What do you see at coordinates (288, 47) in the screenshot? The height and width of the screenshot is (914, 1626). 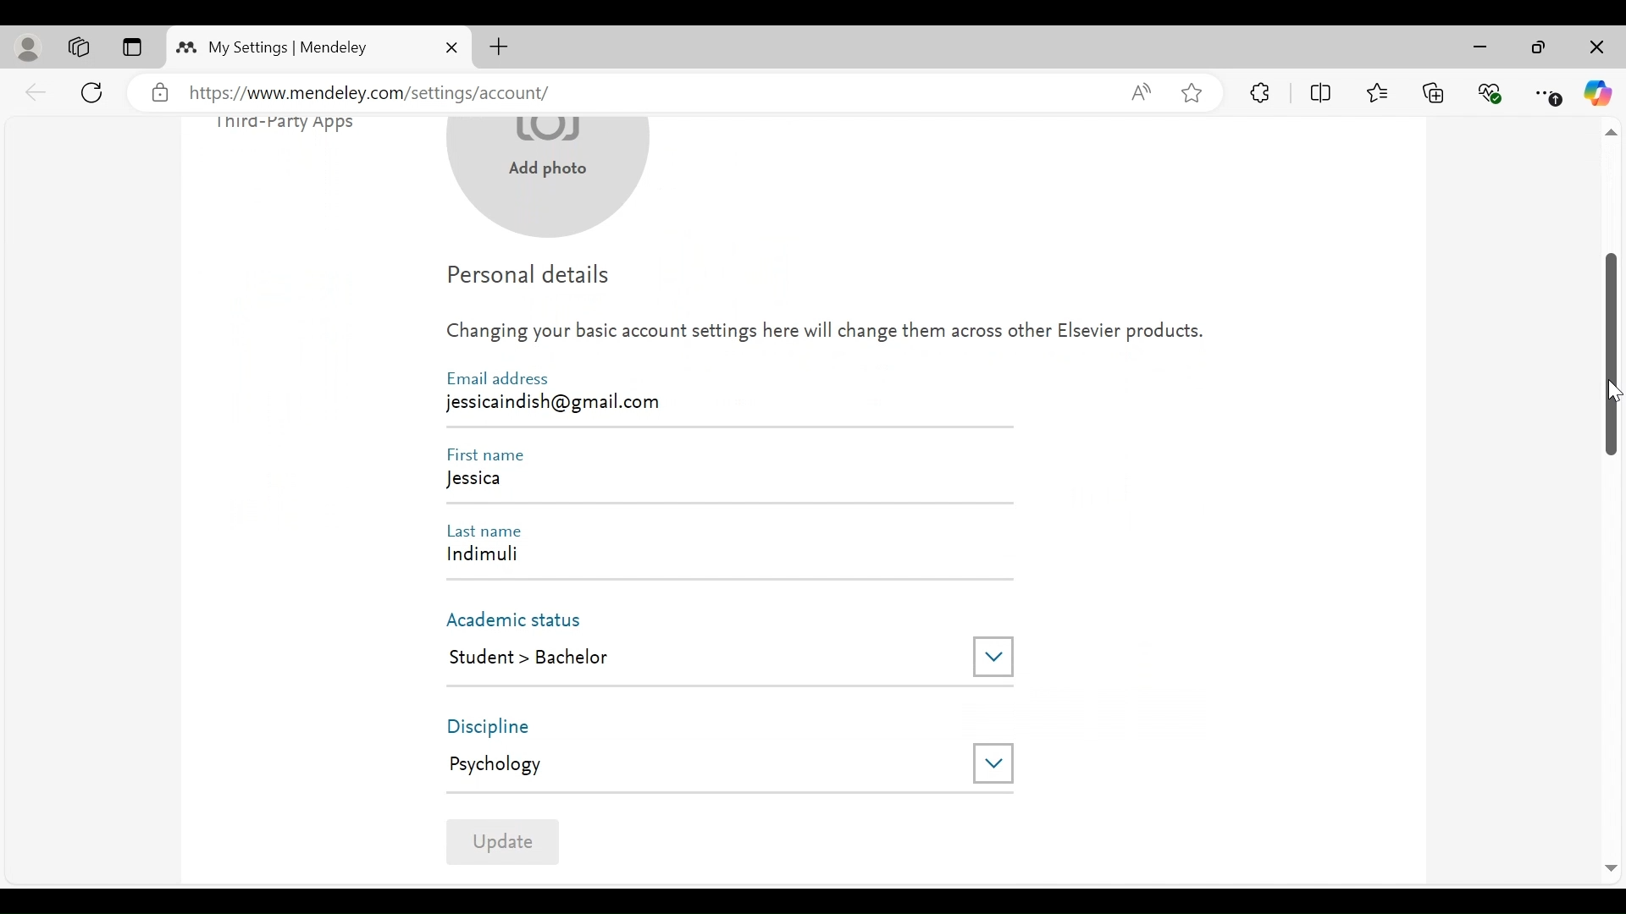 I see `My Settings | Mendeley` at bounding box center [288, 47].